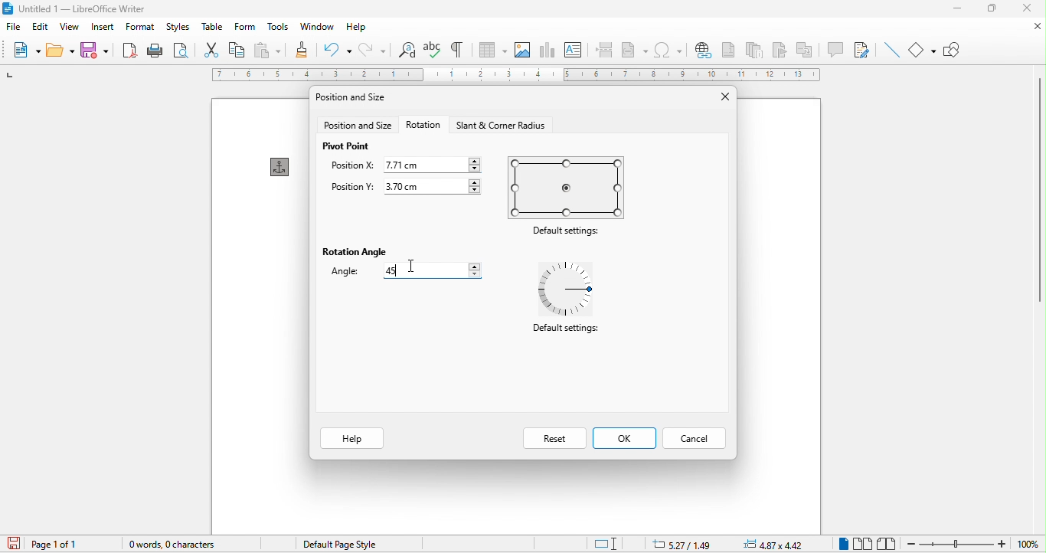 The width and height of the screenshot is (1046, 553). I want to click on table, so click(492, 50).